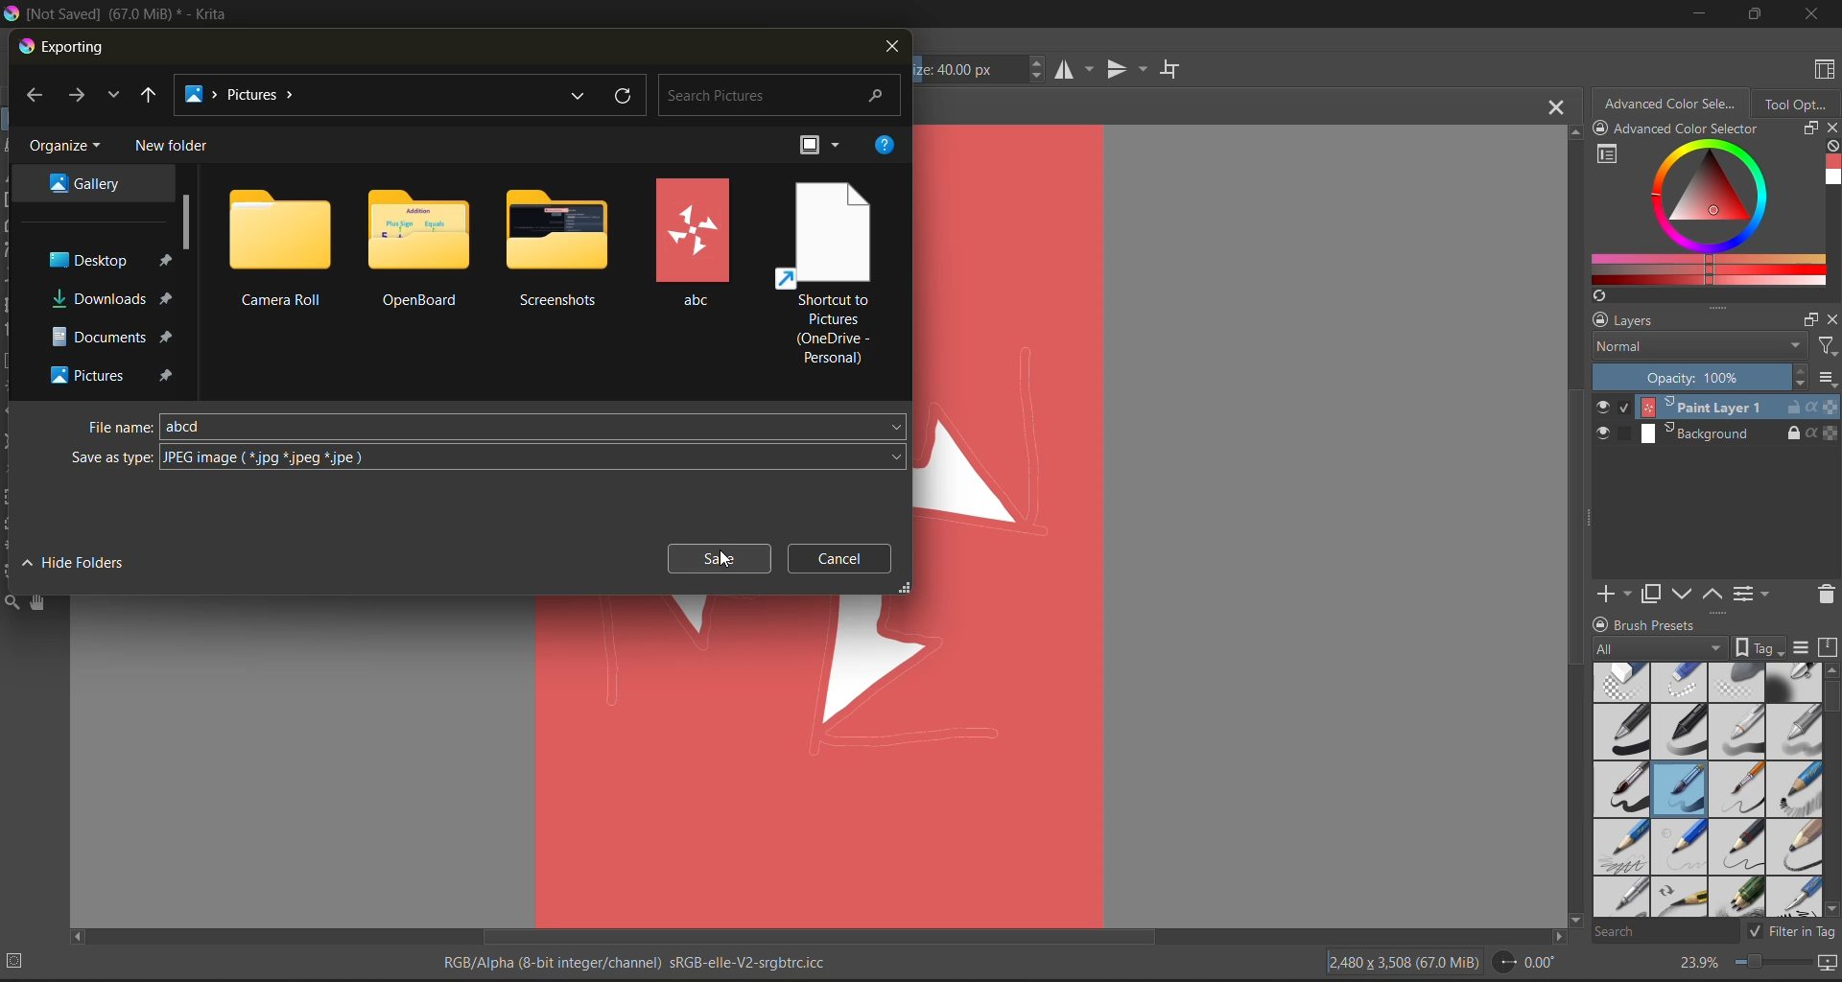 This screenshot has width=1842, height=982. Describe the element at coordinates (583, 96) in the screenshot. I see `recent` at that location.